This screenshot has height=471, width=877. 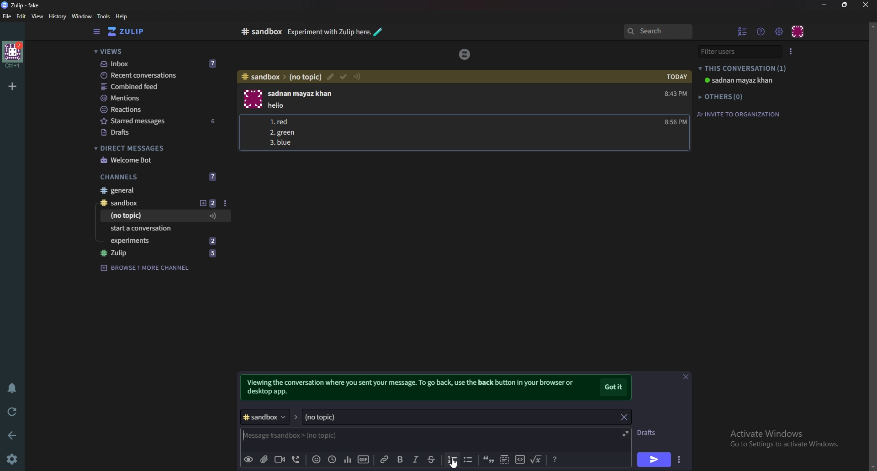 I want to click on Send options, so click(x=678, y=461).